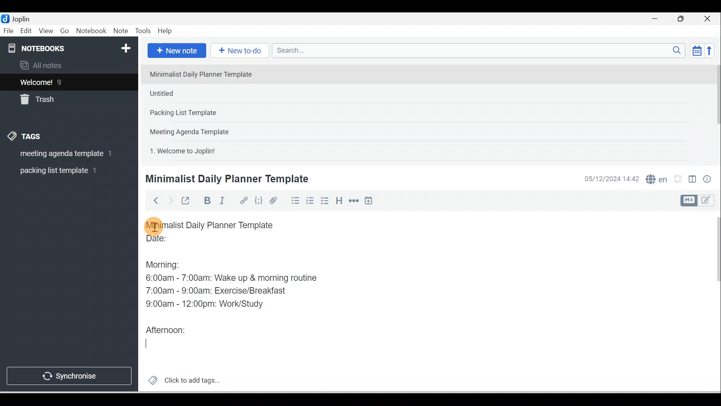  What do you see at coordinates (66, 31) in the screenshot?
I see `Go` at bounding box center [66, 31].